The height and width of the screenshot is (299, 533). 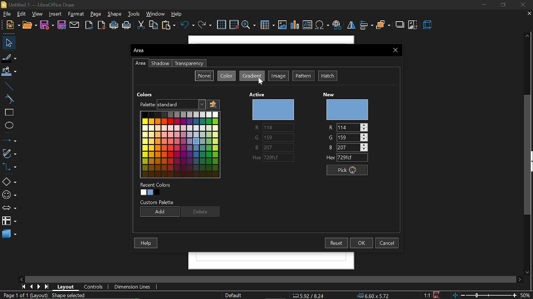 I want to click on pick, so click(x=348, y=170).